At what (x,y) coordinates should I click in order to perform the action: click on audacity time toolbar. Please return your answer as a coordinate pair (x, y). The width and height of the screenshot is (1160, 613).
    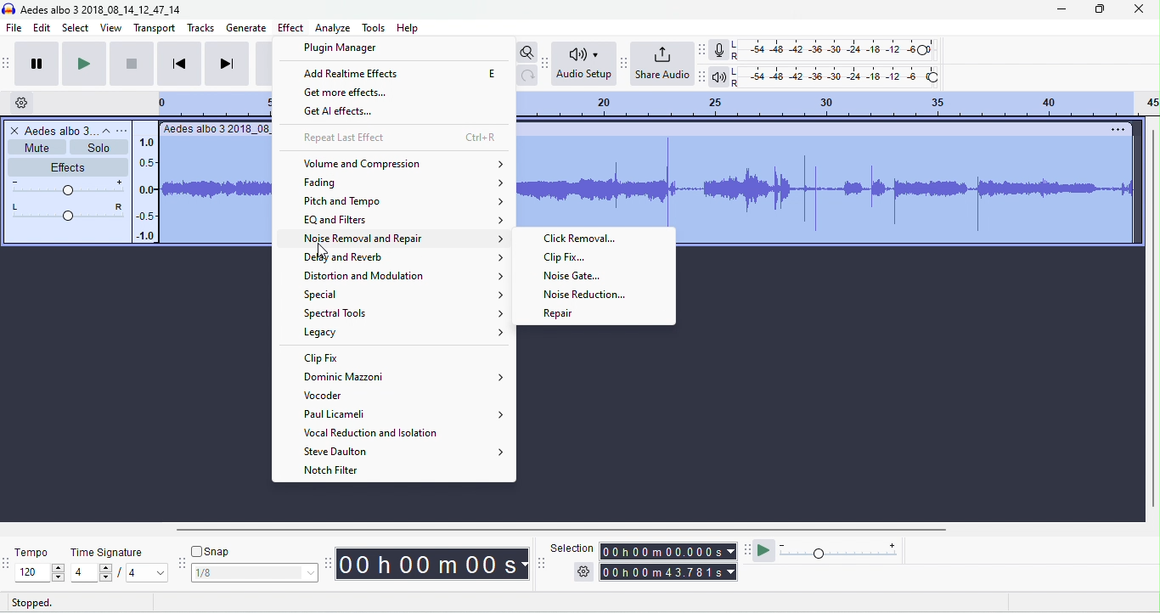
    Looking at the image, I should click on (328, 562).